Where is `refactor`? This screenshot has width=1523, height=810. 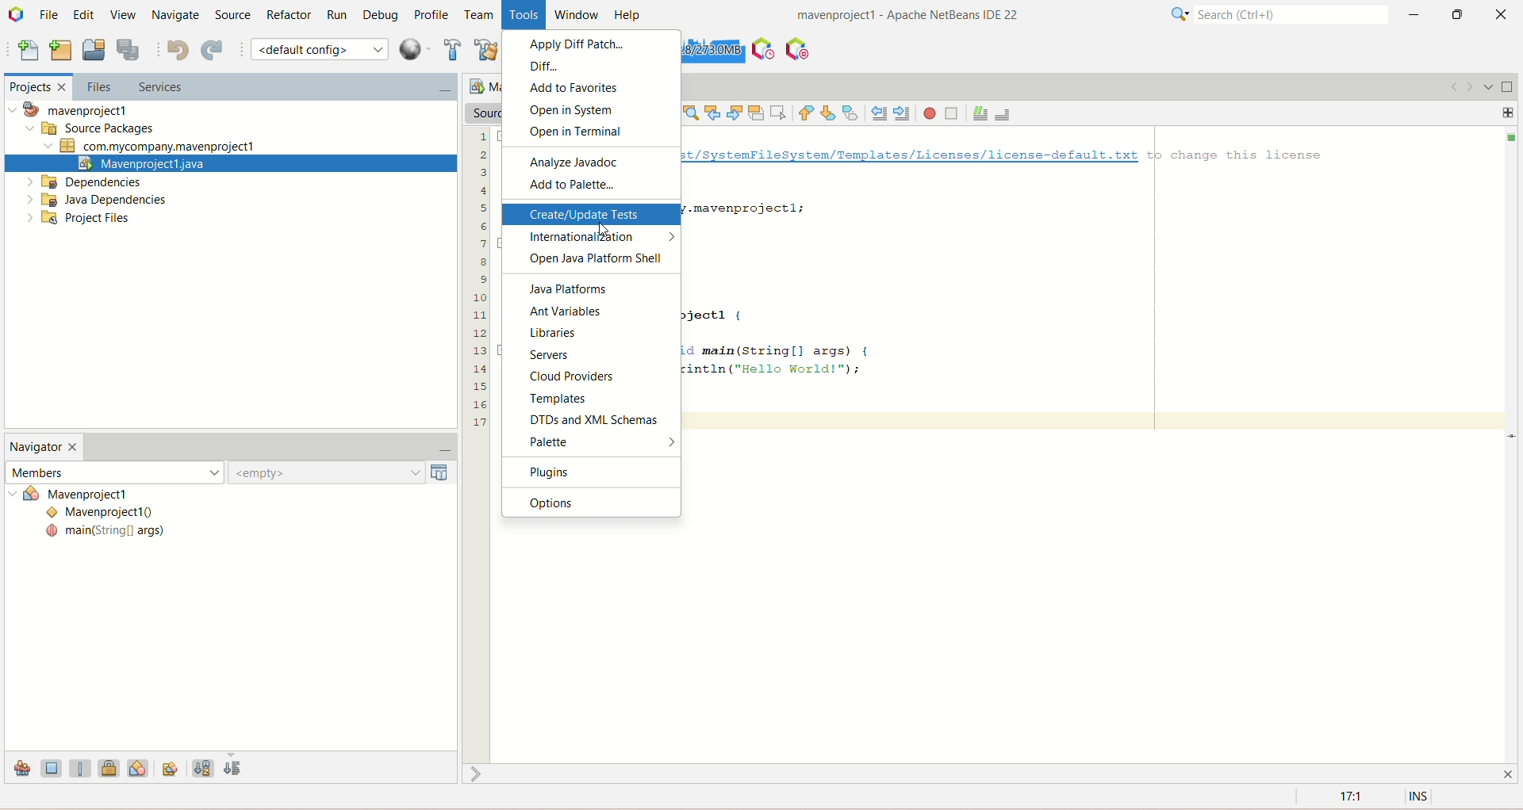
refactor is located at coordinates (289, 15).